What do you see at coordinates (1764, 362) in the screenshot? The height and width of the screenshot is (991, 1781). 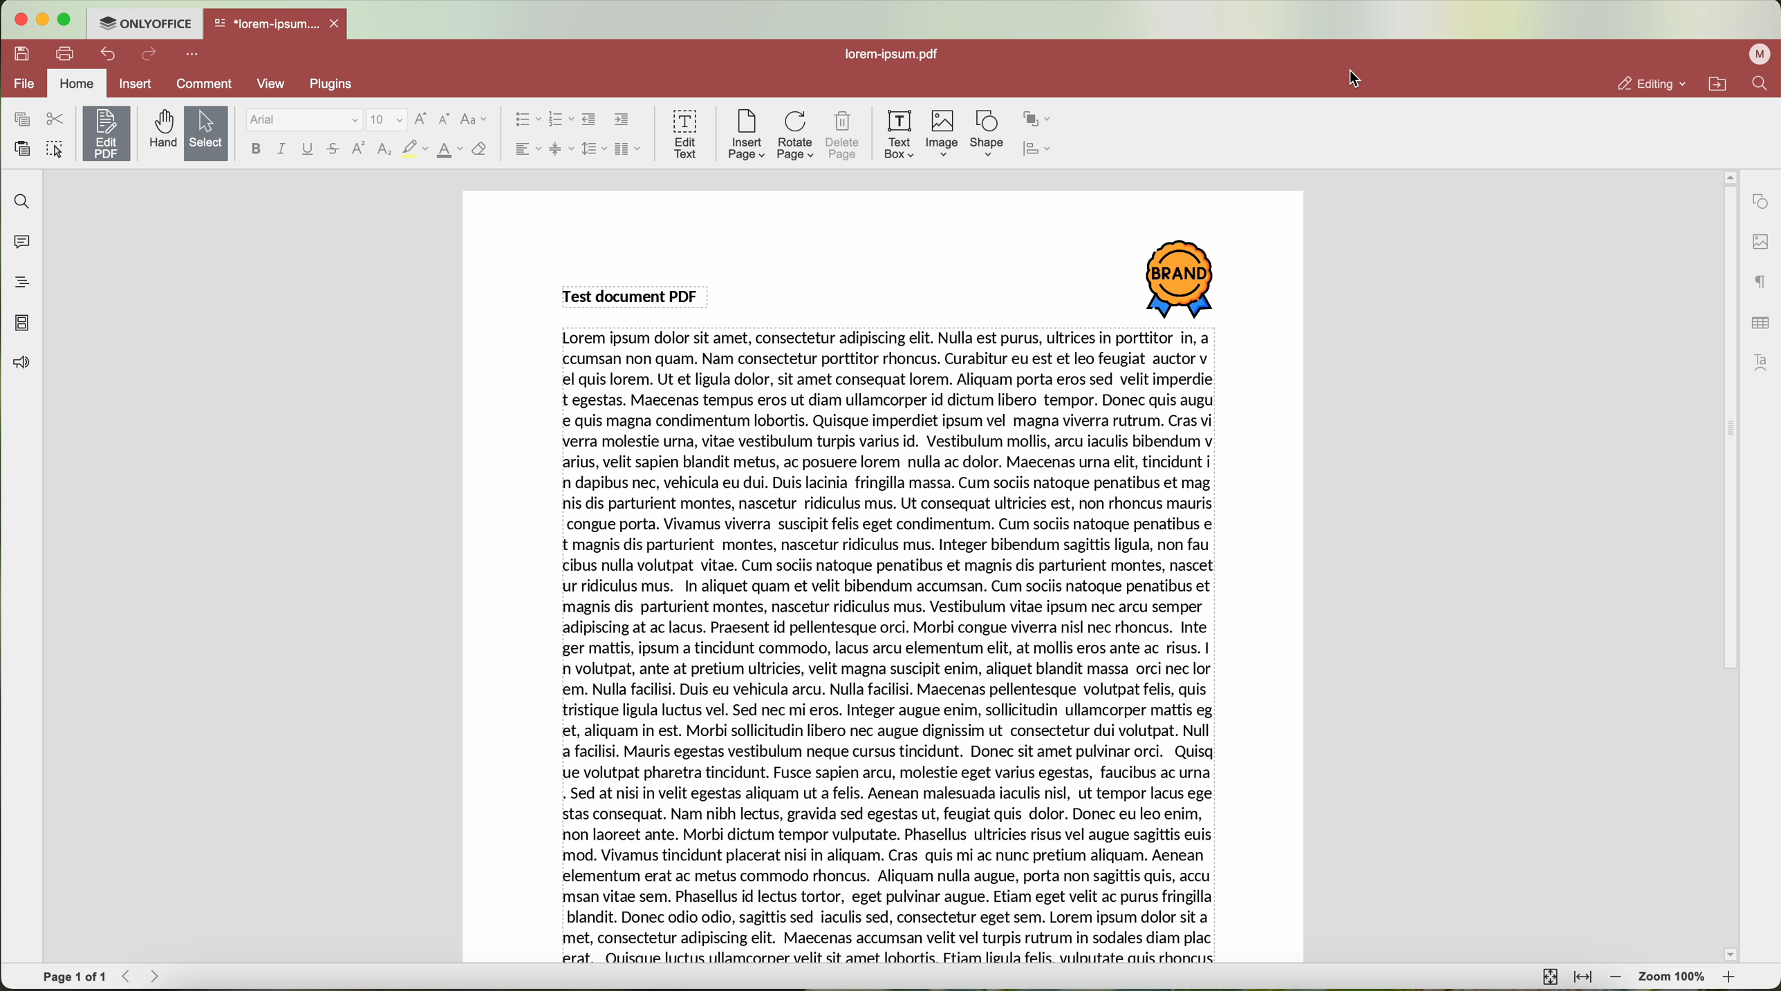 I see `text art settings` at bounding box center [1764, 362].